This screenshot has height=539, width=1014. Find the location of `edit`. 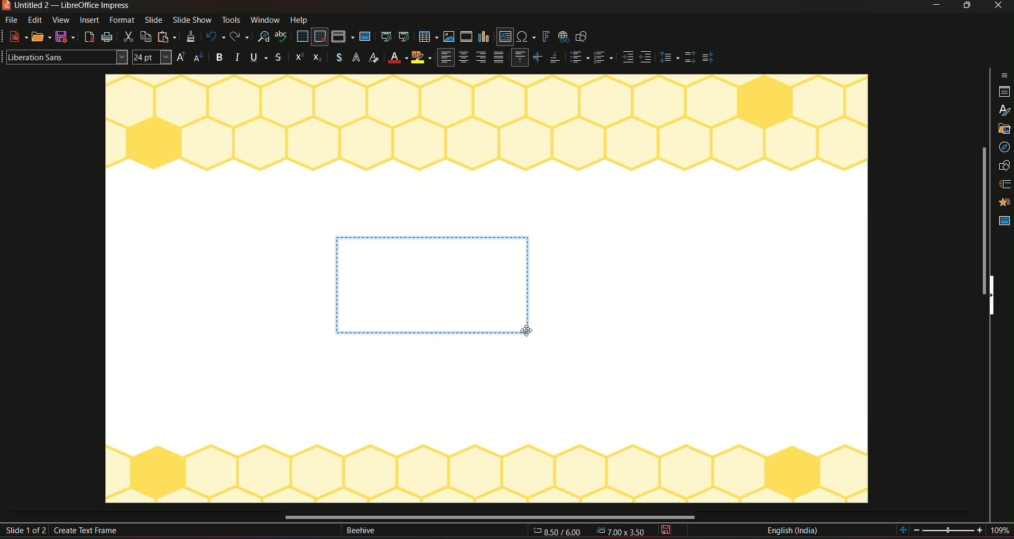

edit is located at coordinates (35, 21).